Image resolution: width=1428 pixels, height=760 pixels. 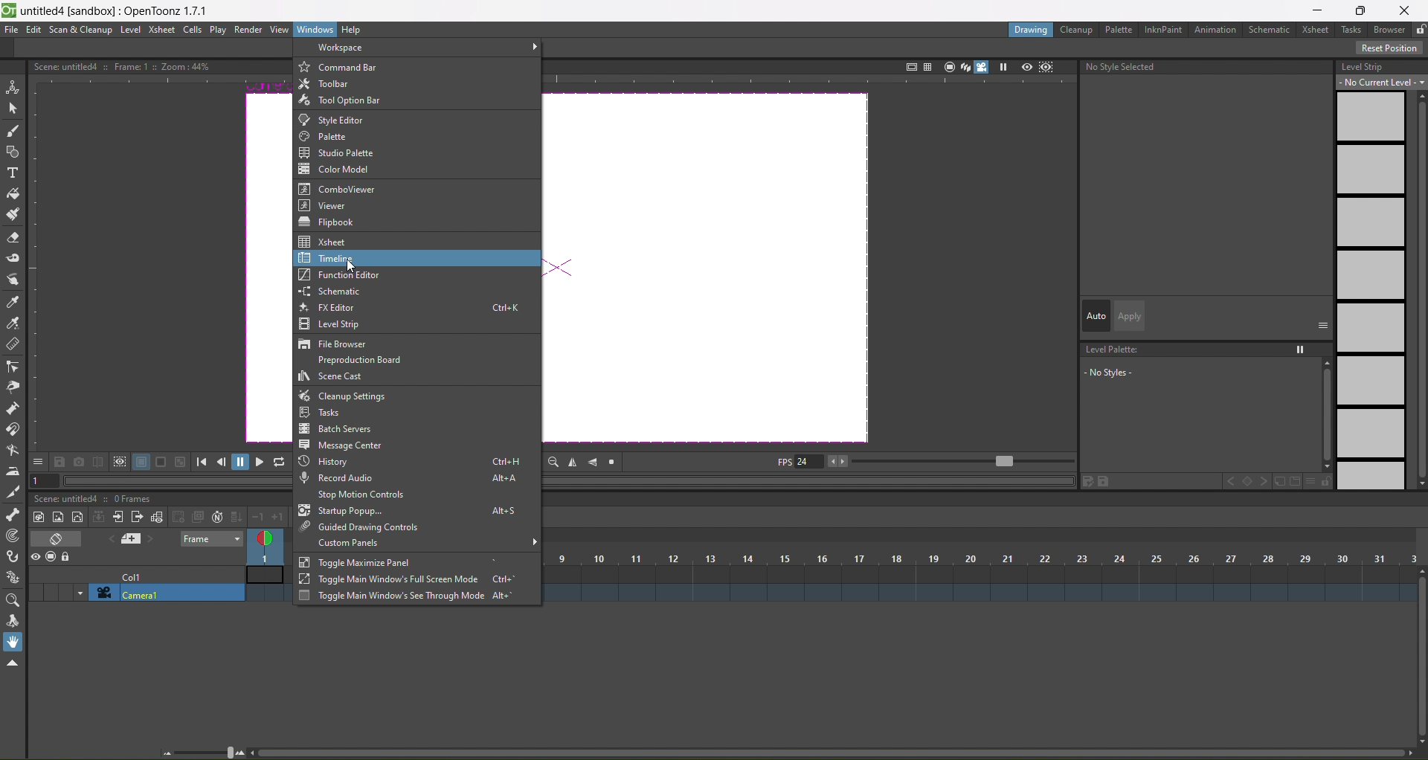 I want to click on screen cast, so click(x=332, y=377).